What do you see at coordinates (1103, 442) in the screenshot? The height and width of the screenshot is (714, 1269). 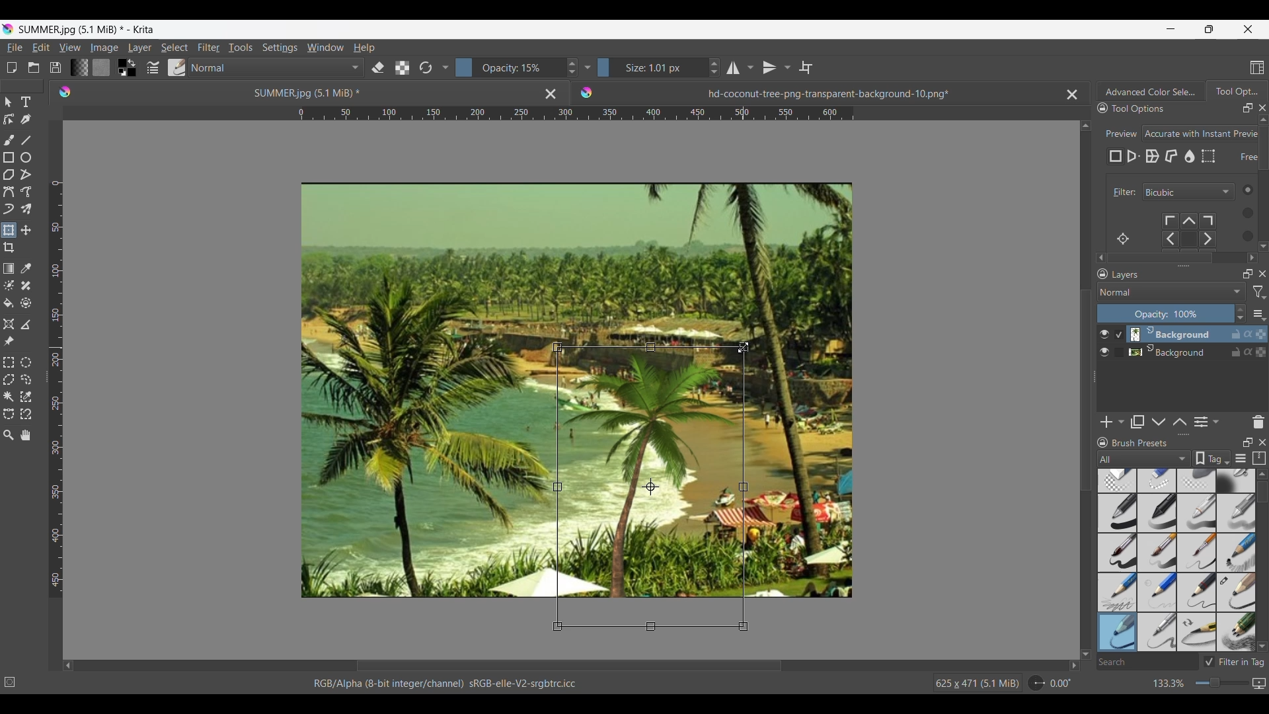 I see `Lock Brush Presets panel` at bounding box center [1103, 442].